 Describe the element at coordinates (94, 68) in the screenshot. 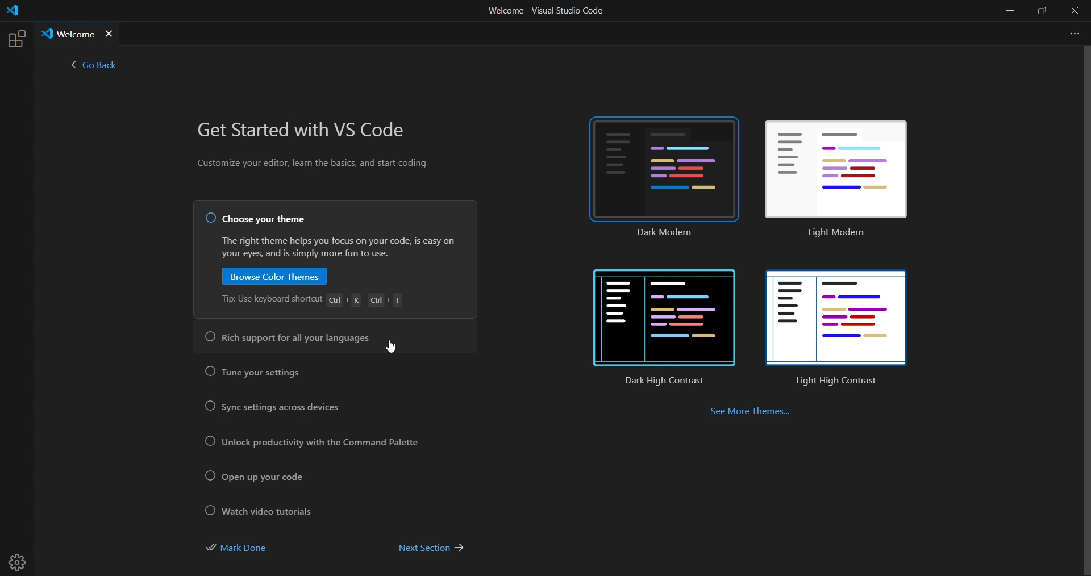

I see `< go back` at that location.